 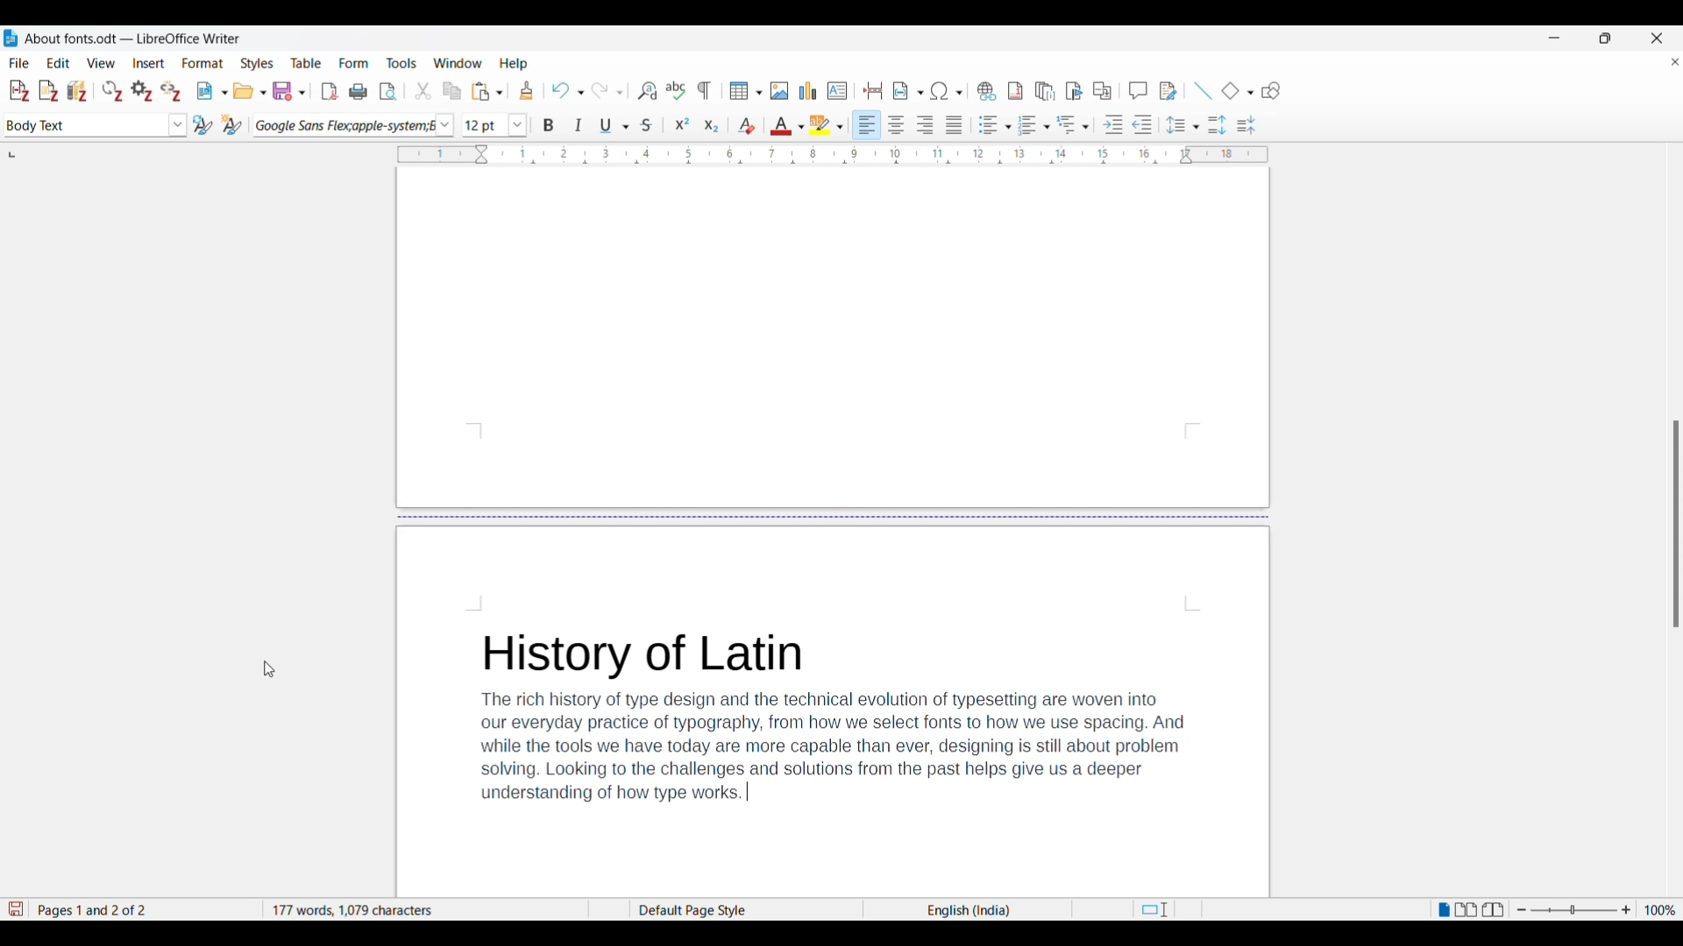 What do you see at coordinates (390, 92) in the screenshot?
I see `Toggle print preview` at bounding box center [390, 92].